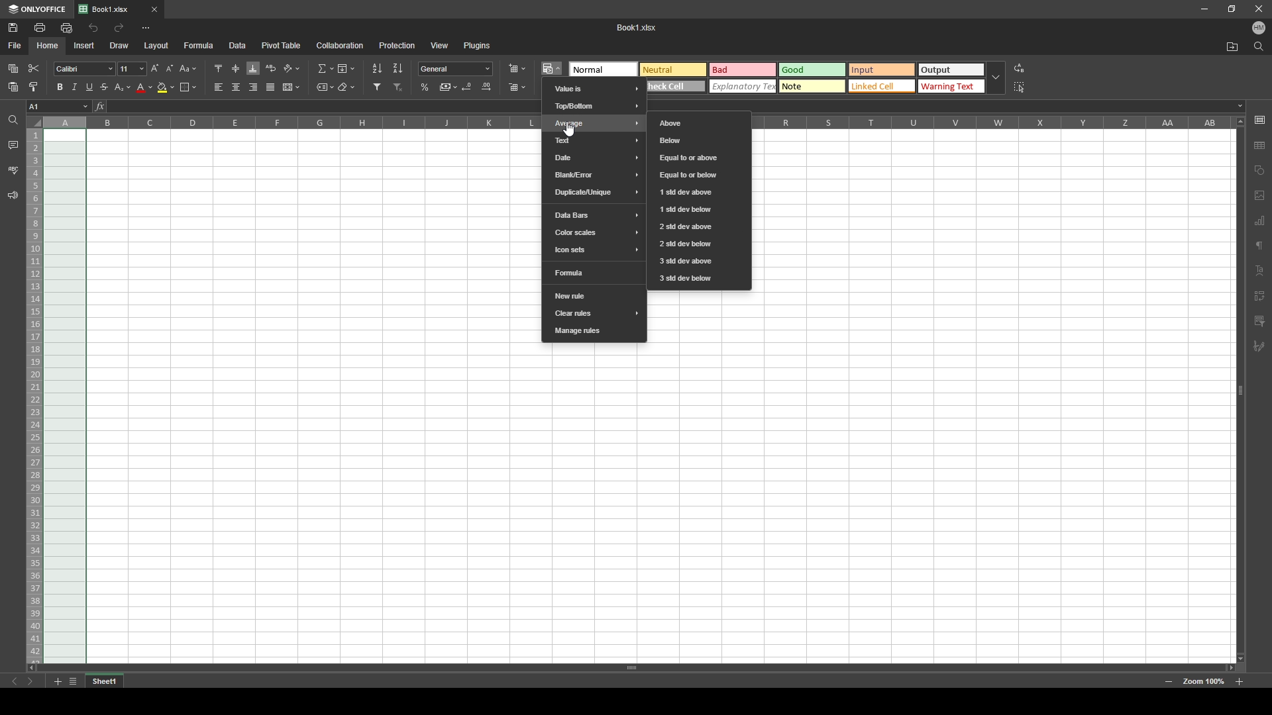 Image resolution: width=1272 pixels, height=715 pixels. What do you see at coordinates (73, 682) in the screenshot?
I see `list of sheets` at bounding box center [73, 682].